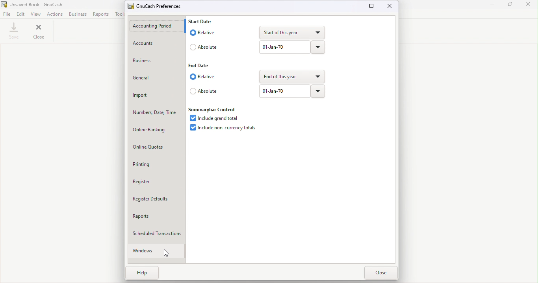  What do you see at coordinates (202, 22) in the screenshot?
I see `start date` at bounding box center [202, 22].